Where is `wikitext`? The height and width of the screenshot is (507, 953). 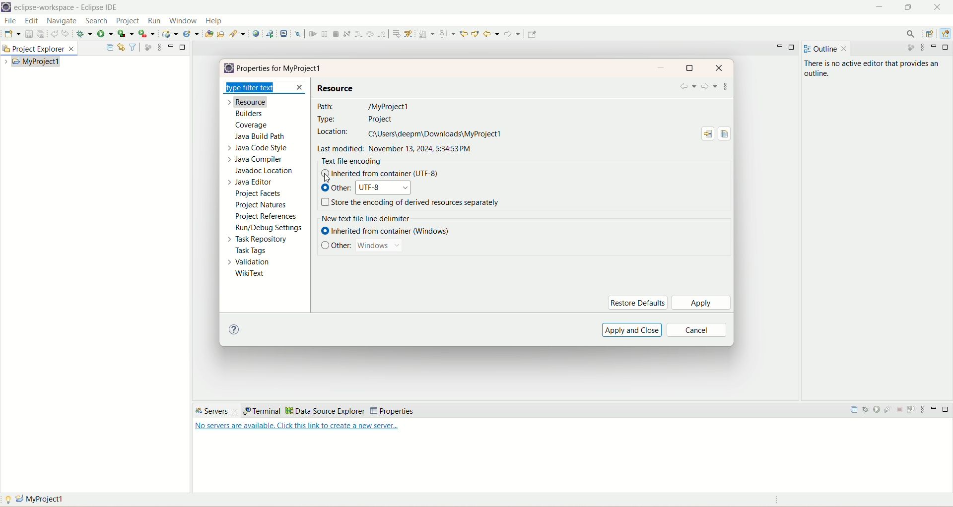 wikitext is located at coordinates (252, 274).